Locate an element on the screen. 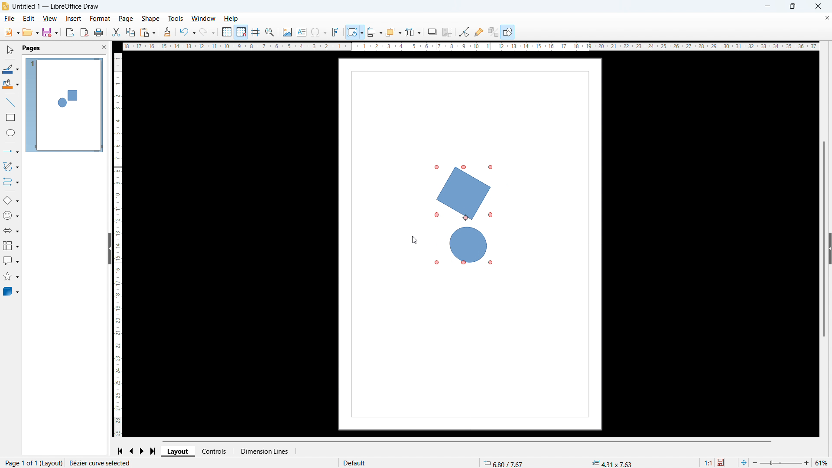  cut  is located at coordinates (116, 32).